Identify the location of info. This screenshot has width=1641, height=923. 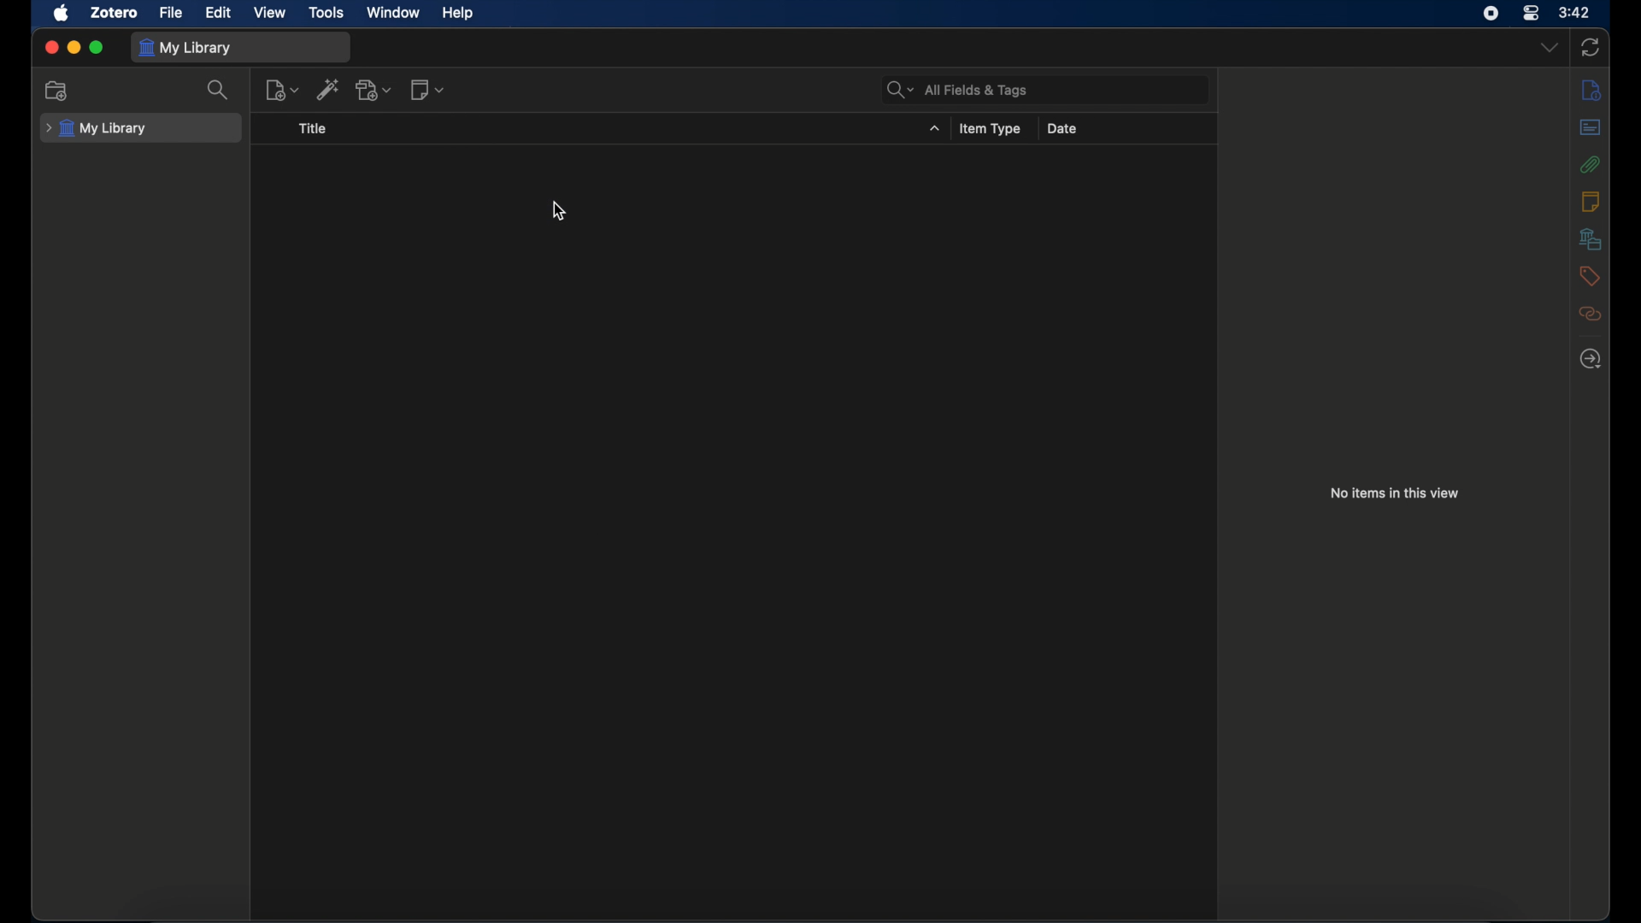
(1591, 90).